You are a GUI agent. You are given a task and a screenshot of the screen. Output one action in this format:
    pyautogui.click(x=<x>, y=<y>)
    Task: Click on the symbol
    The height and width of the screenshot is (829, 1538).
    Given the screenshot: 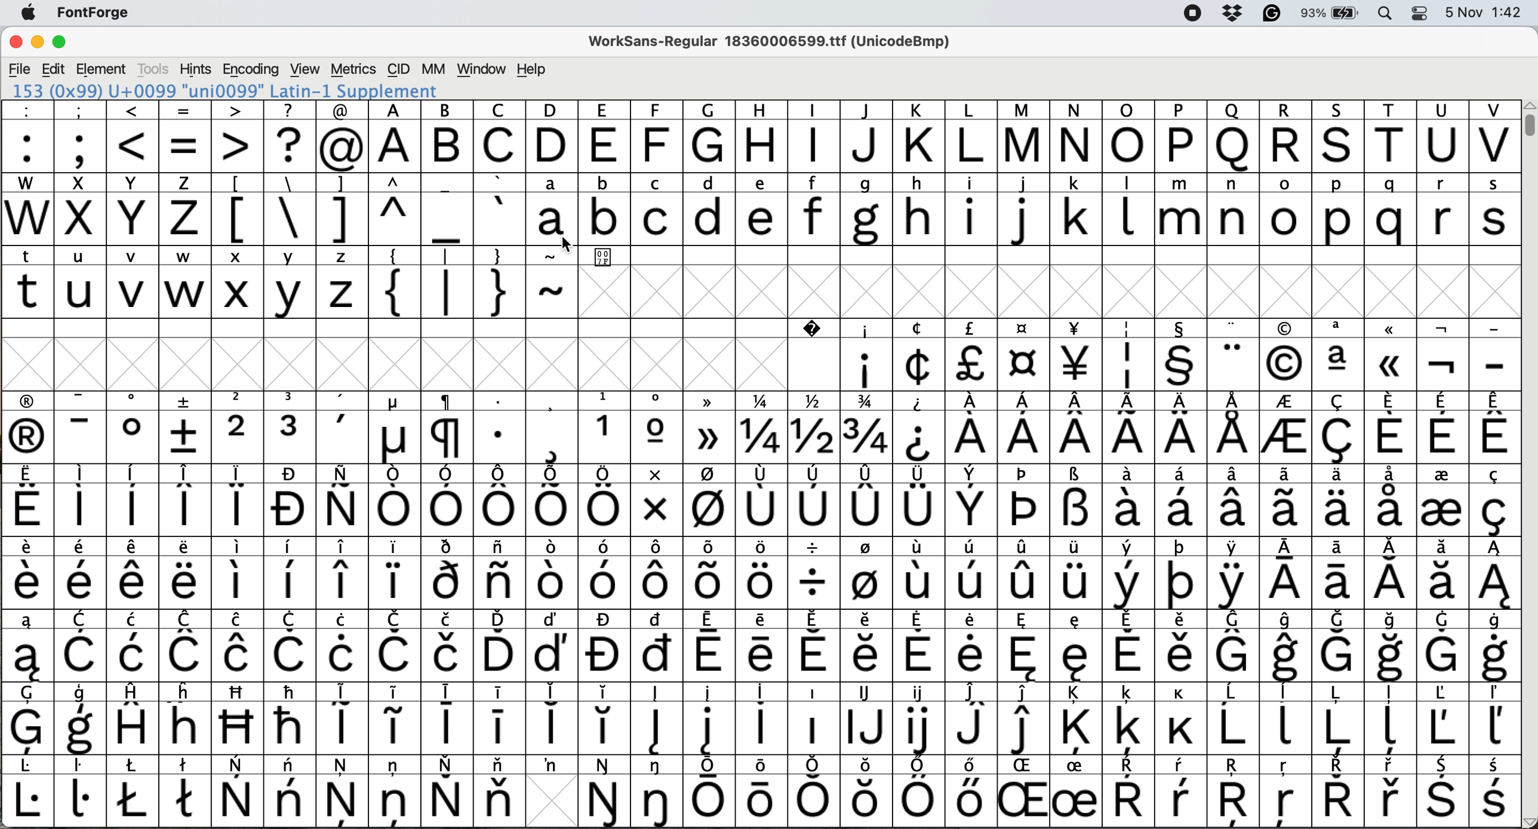 What is the action you would take?
    pyautogui.click(x=710, y=501)
    